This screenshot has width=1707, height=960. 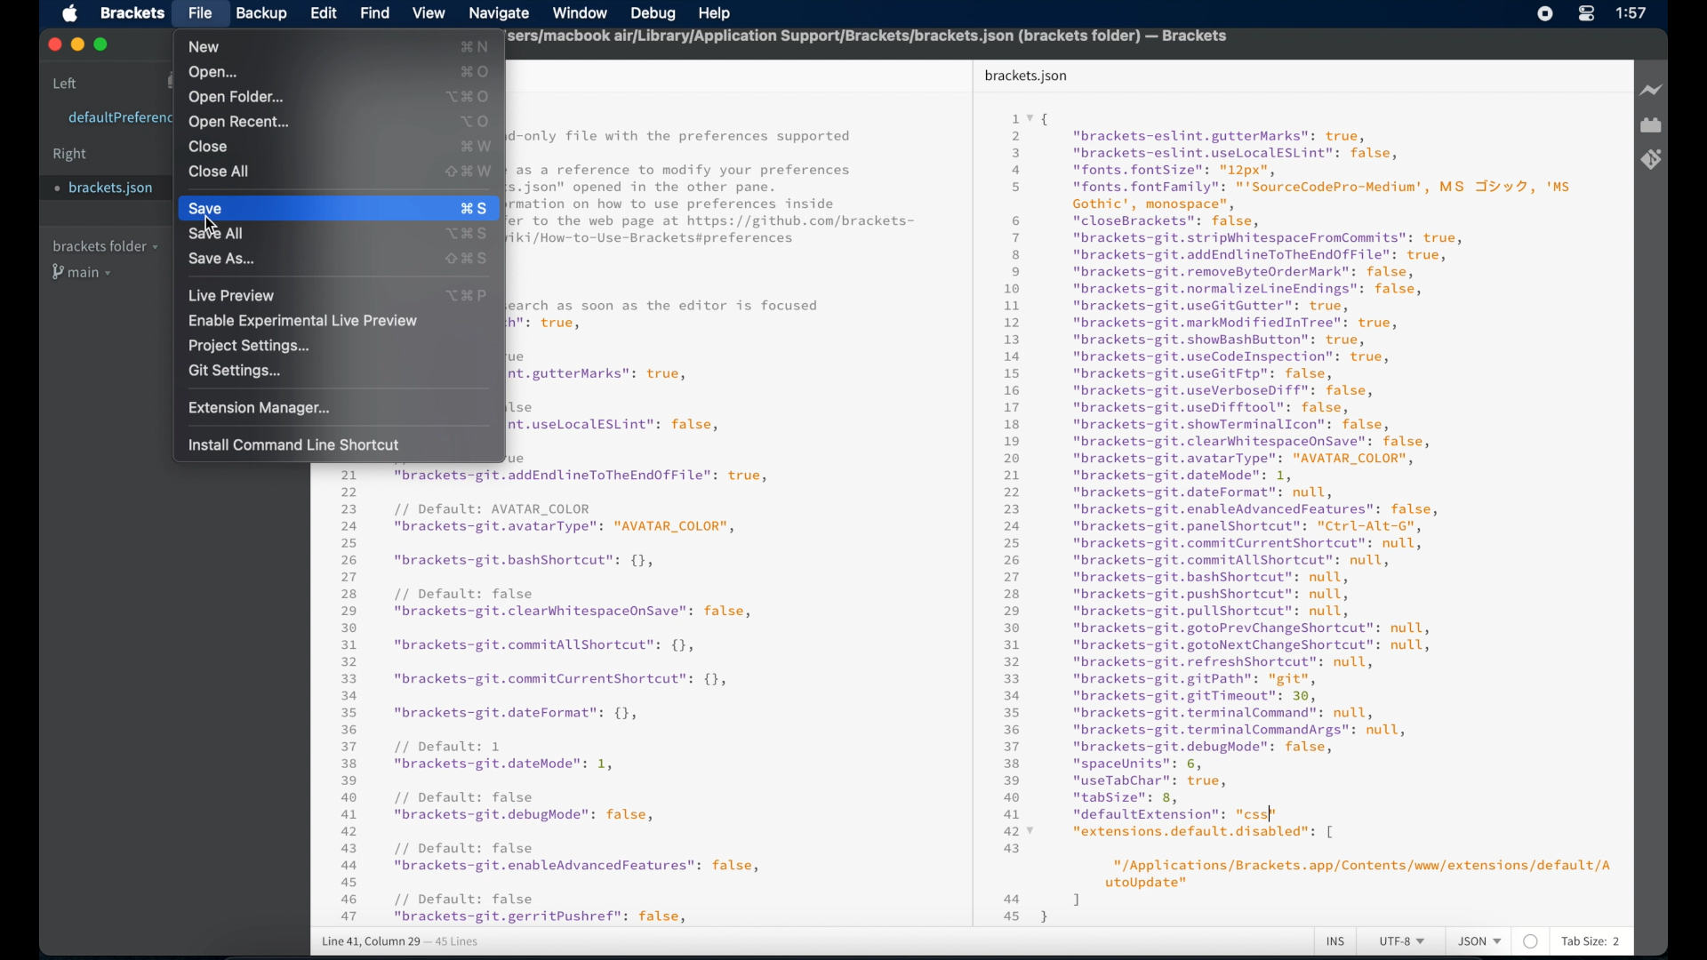 What do you see at coordinates (1633, 15) in the screenshot?
I see `1:57` at bounding box center [1633, 15].